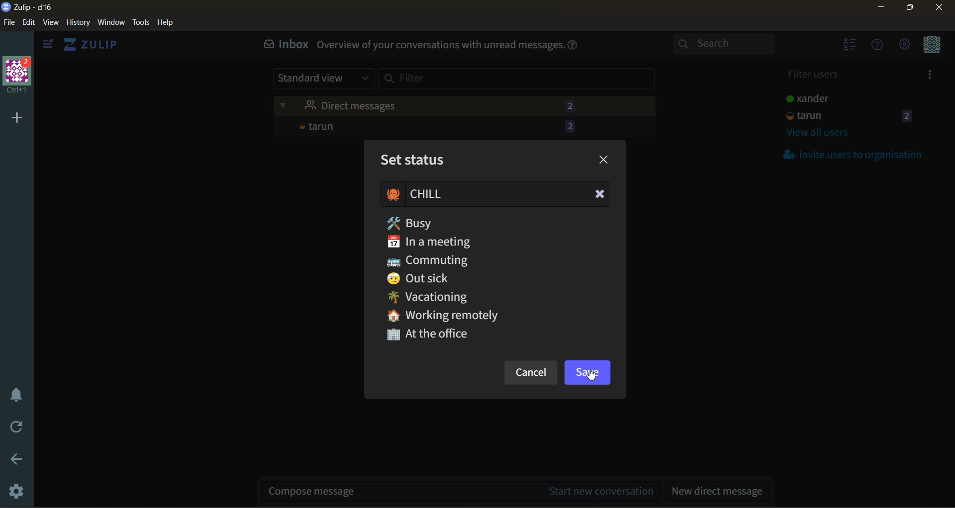 The image size is (955, 508). Describe the element at coordinates (430, 277) in the screenshot. I see `Out sick` at that location.